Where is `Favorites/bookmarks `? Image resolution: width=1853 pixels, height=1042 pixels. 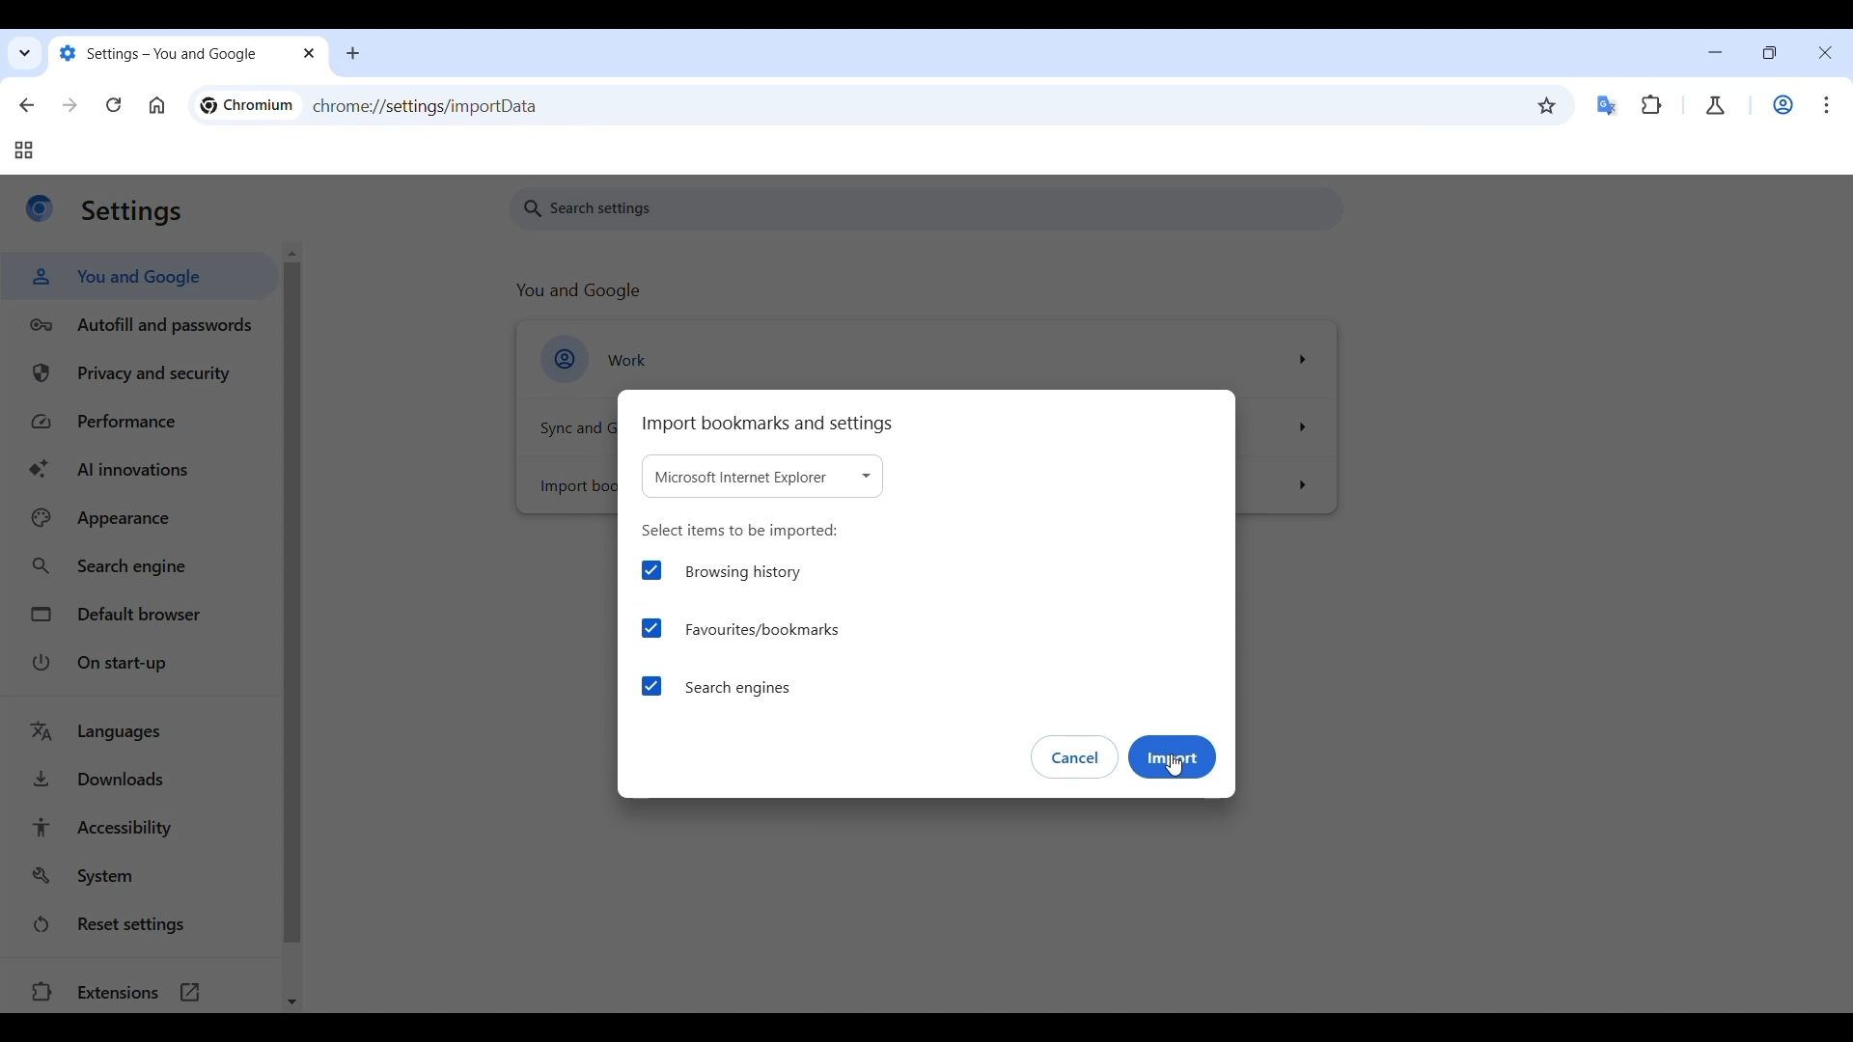 Favorites/bookmarks  is located at coordinates (740, 628).